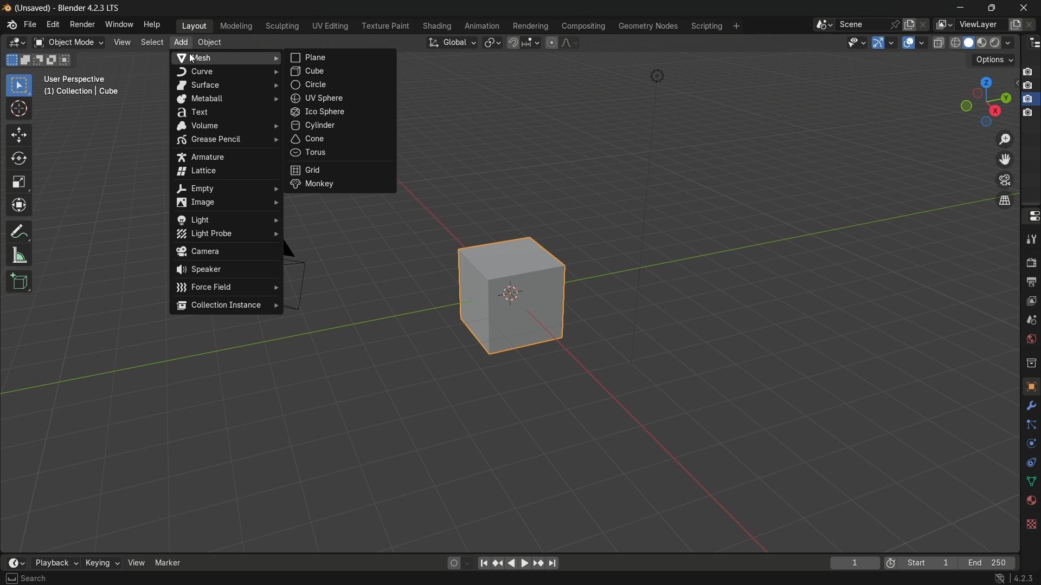 The height and width of the screenshot is (585, 1041). Describe the element at coordinates (554, 563) in the screenshot. I see `jump to endpoint` at that location.